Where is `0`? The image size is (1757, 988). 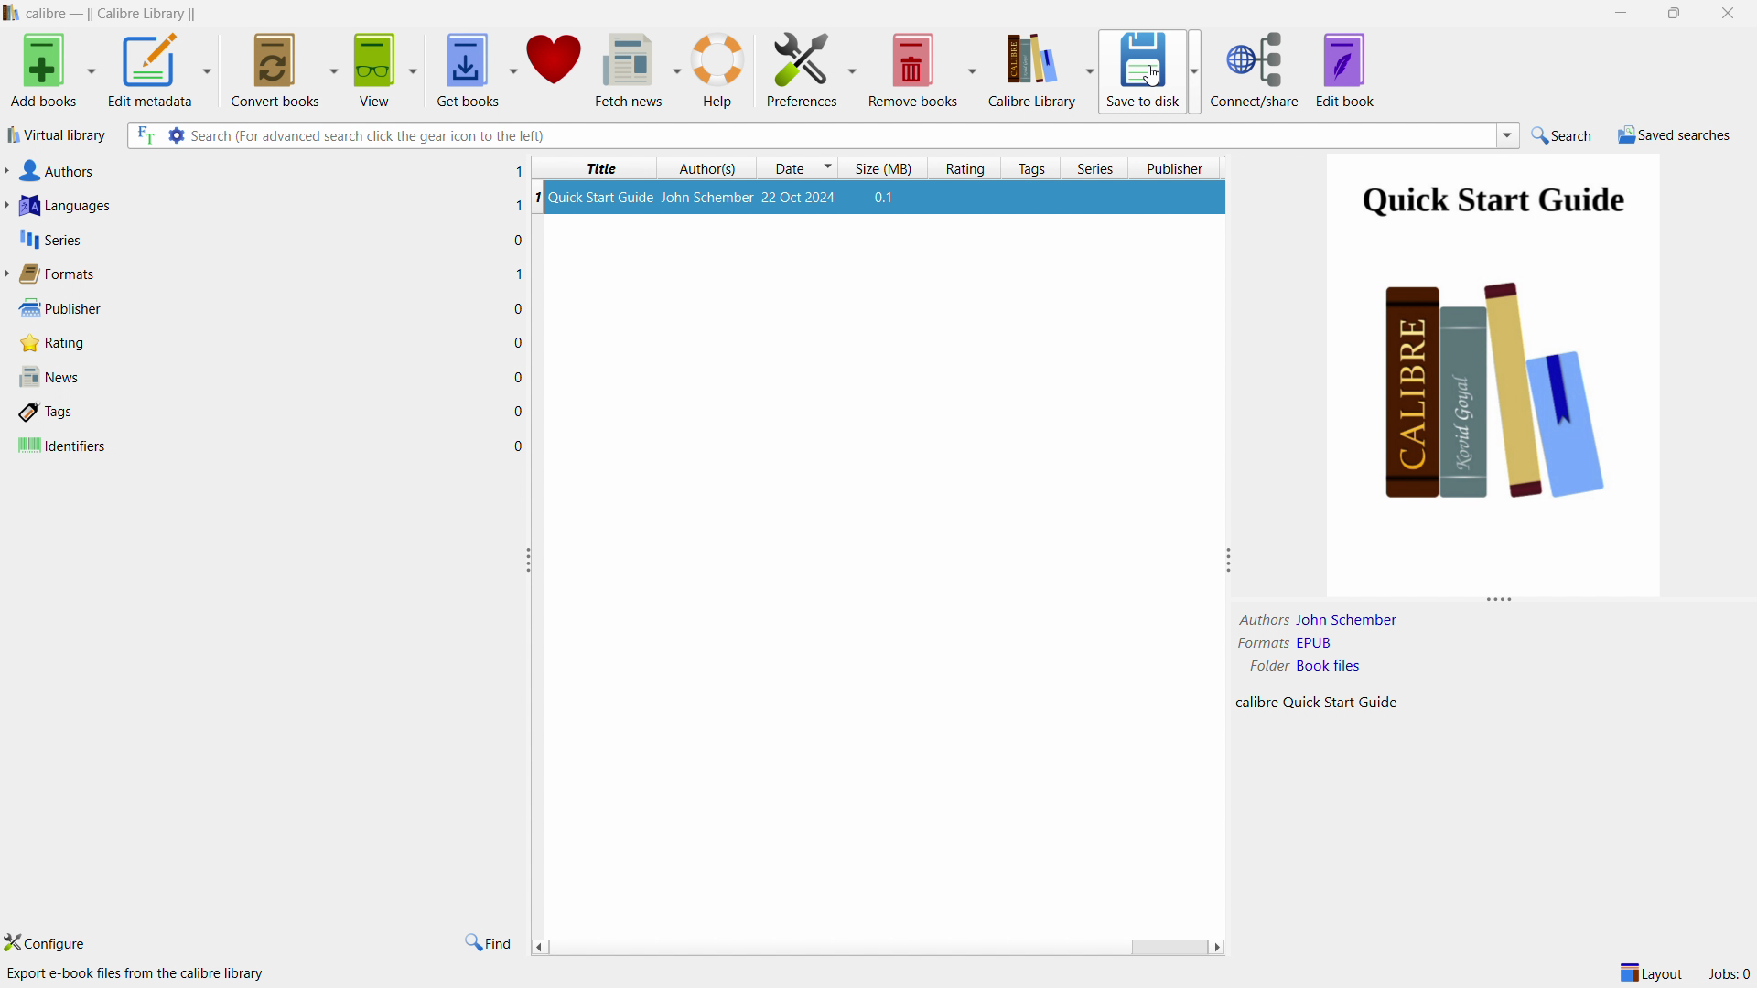
0 is located at coordinates (518, 241).